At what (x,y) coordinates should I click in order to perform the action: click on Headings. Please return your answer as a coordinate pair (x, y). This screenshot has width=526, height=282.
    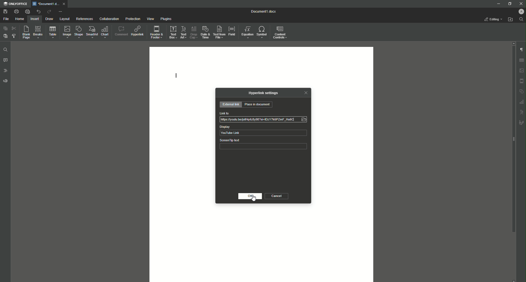
    Looking at the image, I should click on (5, 71).